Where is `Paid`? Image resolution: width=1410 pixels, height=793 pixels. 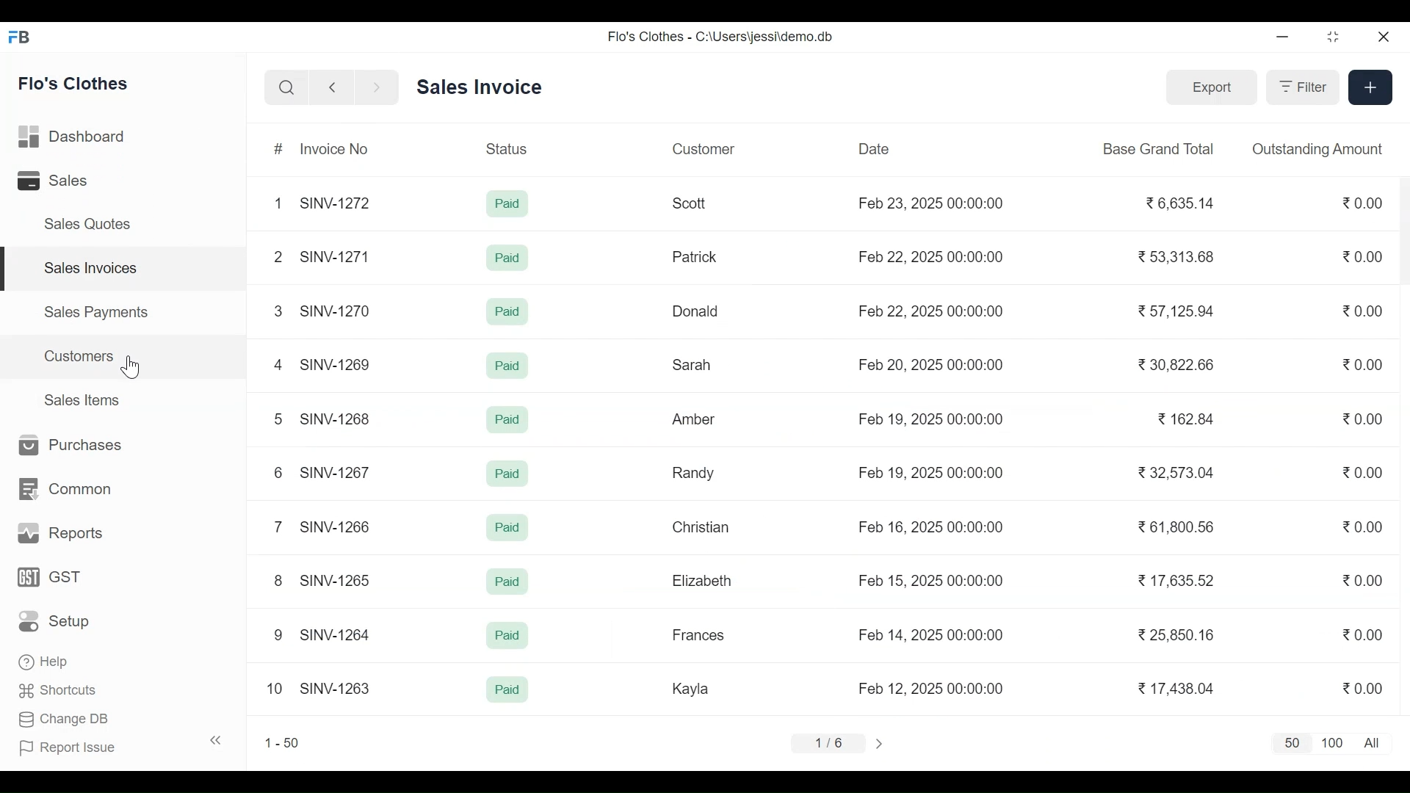 Paid is located at coordinates (507, 582).